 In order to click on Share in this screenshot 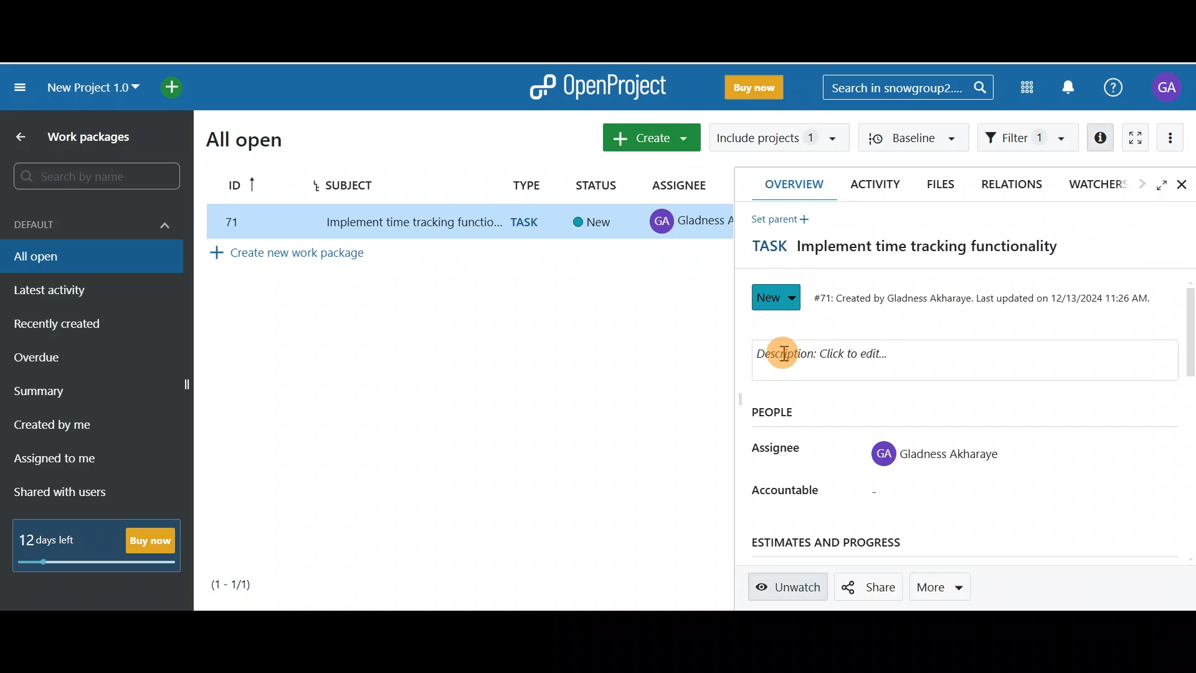, I will do `click(870, 587)`.